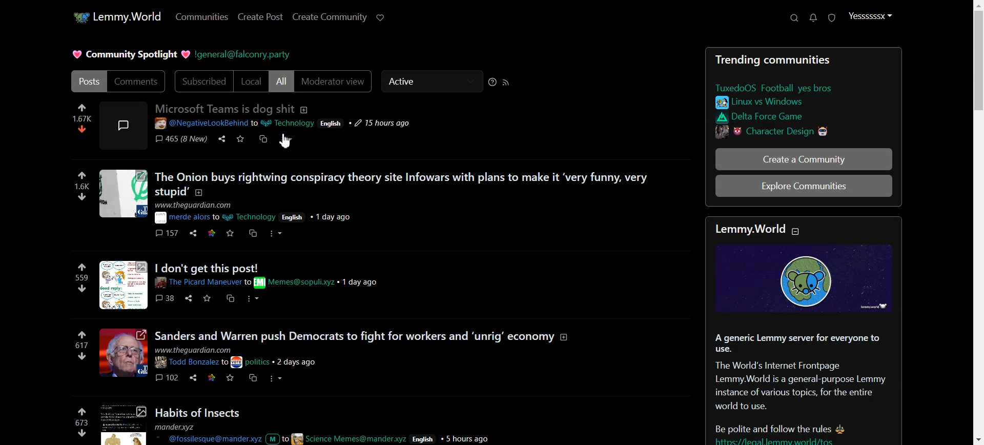  Describe the element at coordinates (230, 233) in the screenshot. I see `save` at that location.